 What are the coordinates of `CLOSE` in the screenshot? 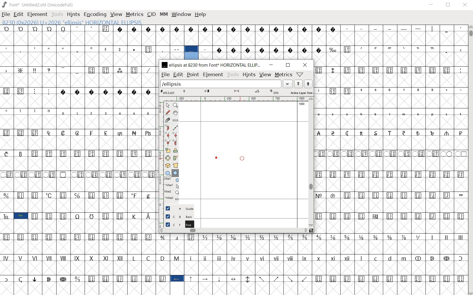 It's located at (466, 5).